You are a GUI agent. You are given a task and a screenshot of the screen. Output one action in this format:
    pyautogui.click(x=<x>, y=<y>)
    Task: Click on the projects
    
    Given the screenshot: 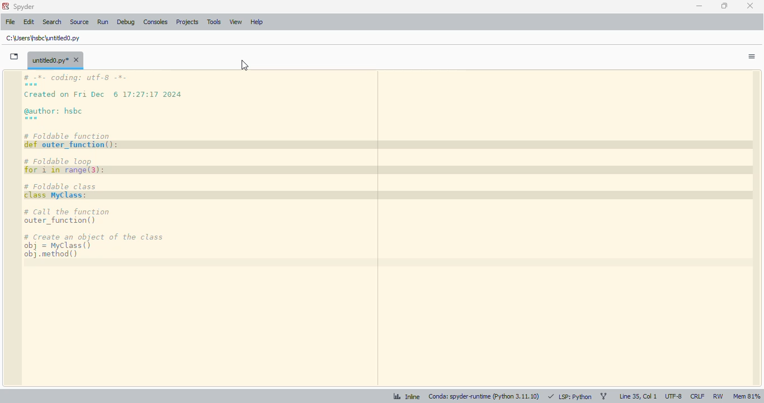 What is the action you would take?
    pyautogui.click(x=187, y=22)
    